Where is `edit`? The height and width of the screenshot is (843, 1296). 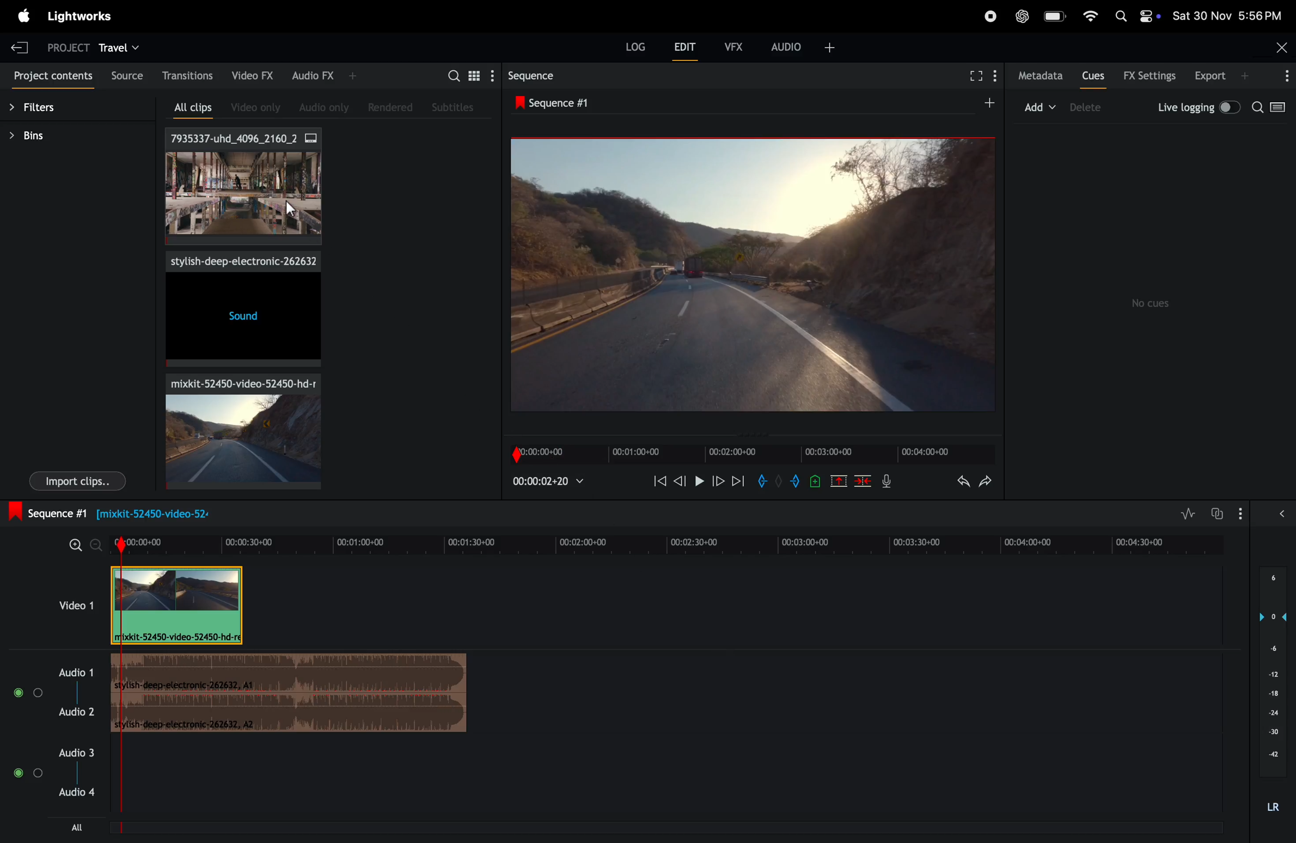 edit is located at coordinates (681, 47).